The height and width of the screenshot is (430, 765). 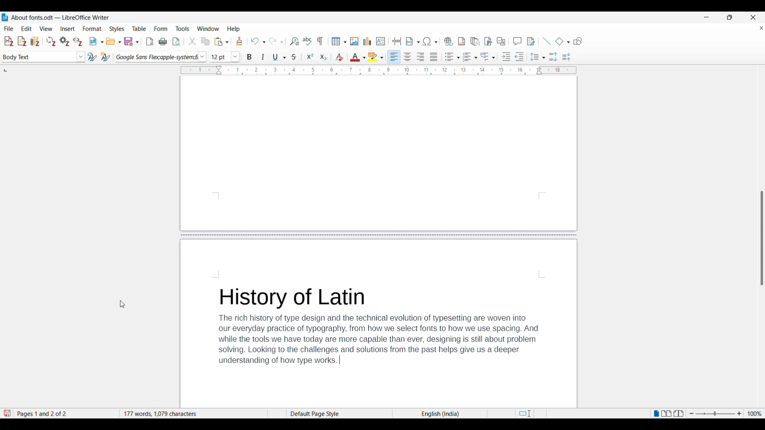 I want to click on Form menu, so click(x=161, y=29).